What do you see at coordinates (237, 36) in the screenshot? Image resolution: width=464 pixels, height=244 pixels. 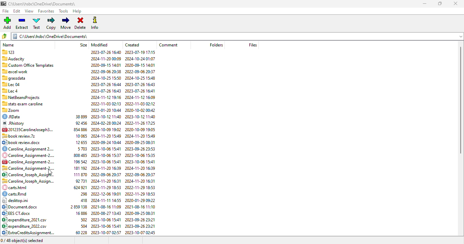 I see `folder` at bounding box center [237, 36].